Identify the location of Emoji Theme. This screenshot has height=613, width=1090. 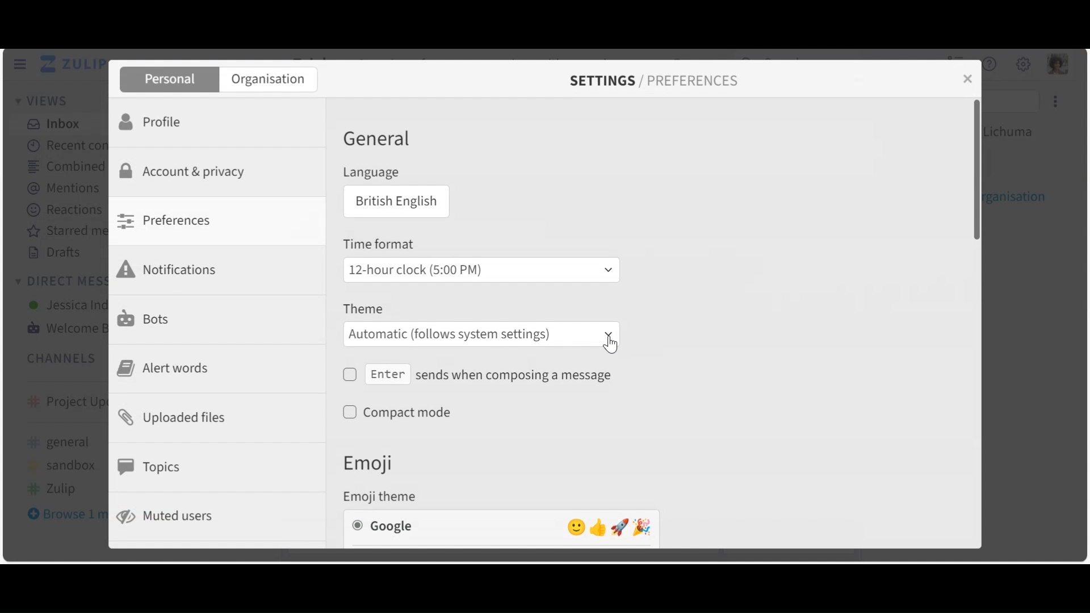
(384, 496).